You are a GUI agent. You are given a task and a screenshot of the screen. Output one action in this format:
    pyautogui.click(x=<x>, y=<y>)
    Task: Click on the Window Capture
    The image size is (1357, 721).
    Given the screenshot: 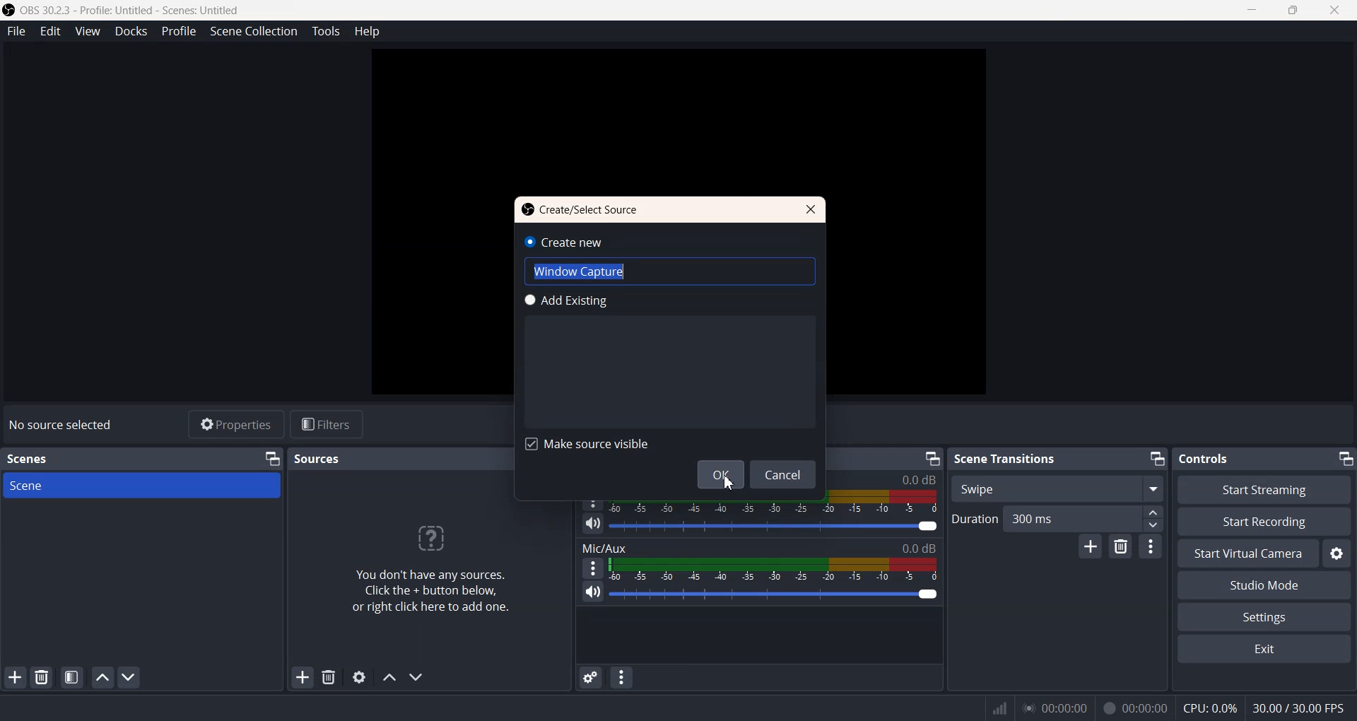 What is the action you would take?
    pyautogui.click(x=670, y=271)
    